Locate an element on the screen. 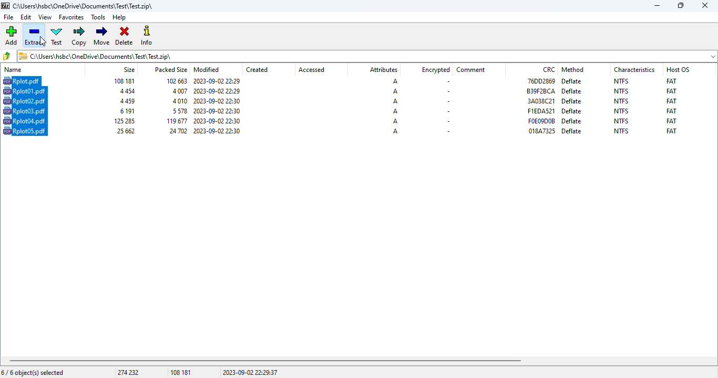 Image resolution: width=718 pixels, height=378 pixels. CRC is located at coordinates (541, 91).